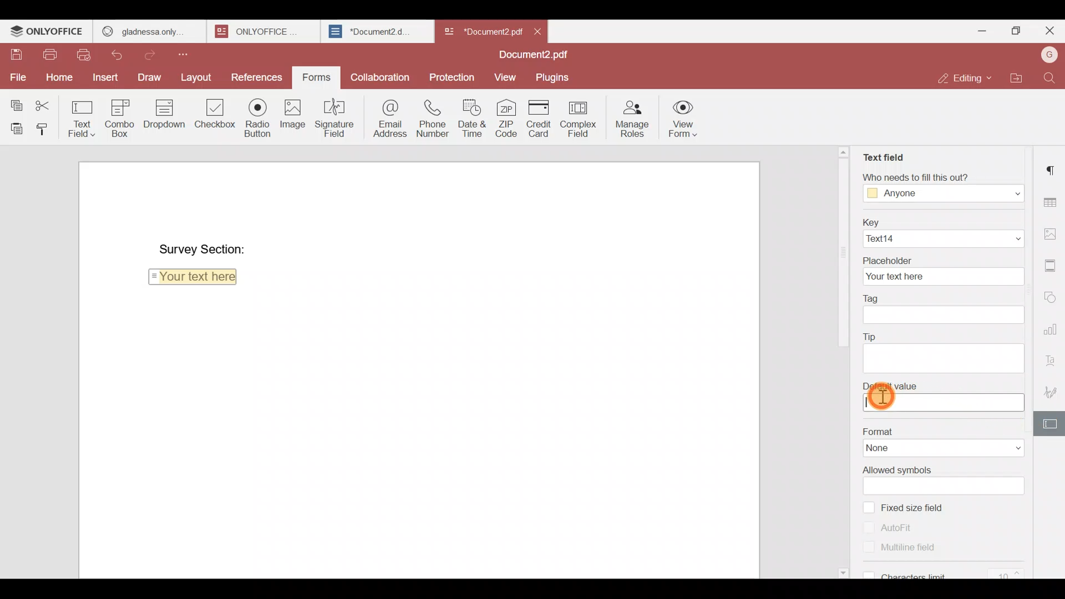 Image resolution: width=1065 pixels, height=599 pixels. What do you see at coordinates (508, 117) in the screenshot?
I see `ZIP code` at bounding box center [508, 117].